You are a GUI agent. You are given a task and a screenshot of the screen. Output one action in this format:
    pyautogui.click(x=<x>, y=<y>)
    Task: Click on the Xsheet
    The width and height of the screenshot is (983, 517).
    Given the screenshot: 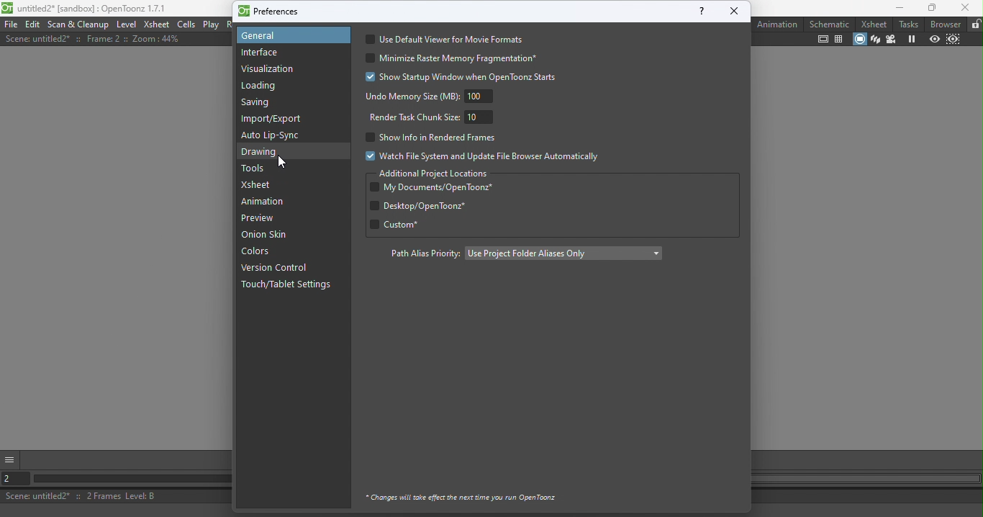 What is the action you would take?
    pyautogui.click(x=157, y=24)
    